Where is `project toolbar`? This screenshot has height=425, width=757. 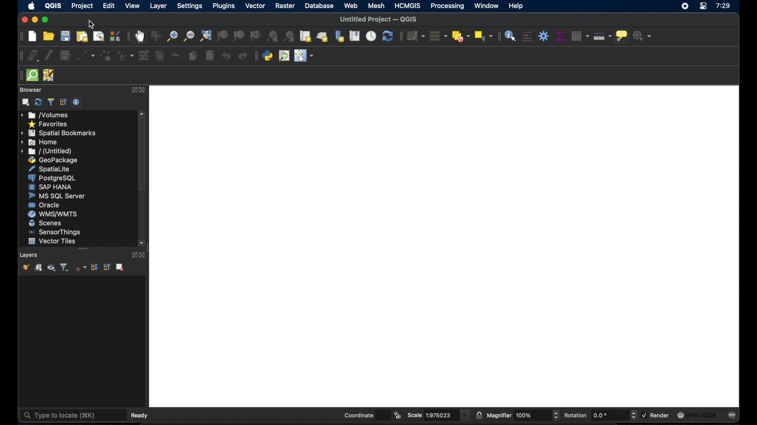 project toolbar is located at coordinates (20, 36).